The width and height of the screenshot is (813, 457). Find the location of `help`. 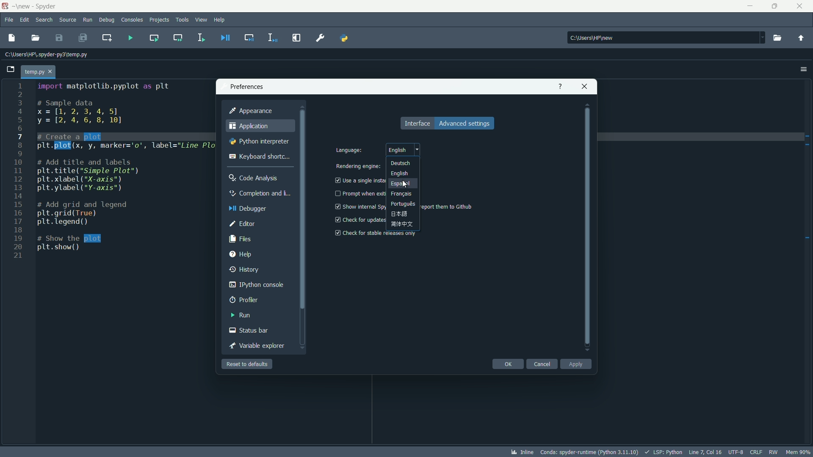

help is located at coordinates (241, 254).